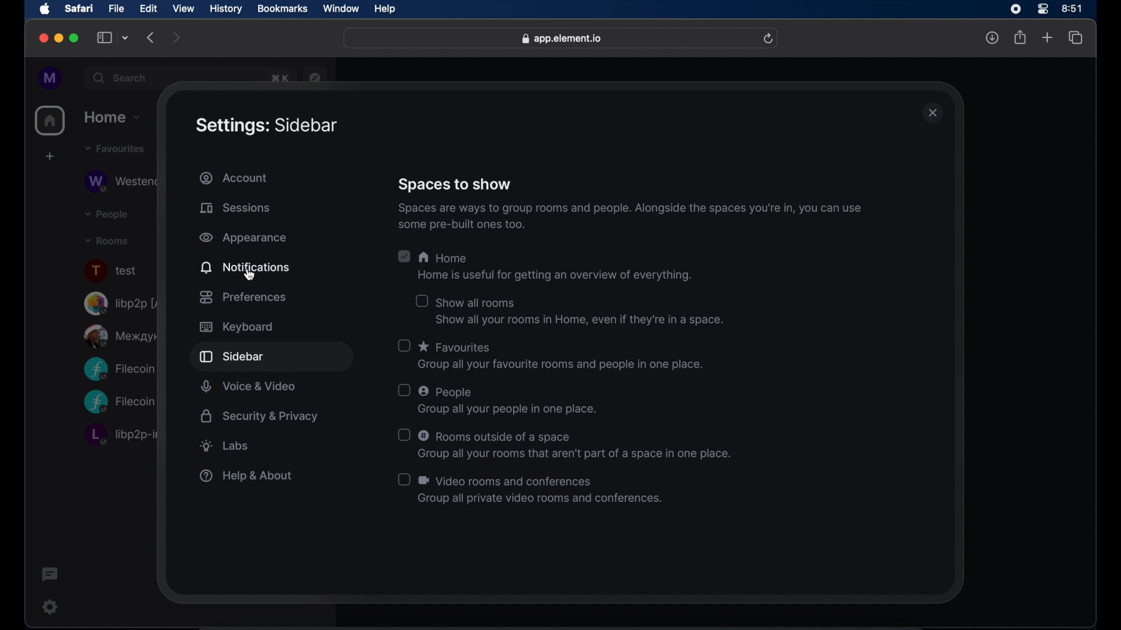 This screenshot has width=1121, height=630. I want to click on create space, so click(50, 156).